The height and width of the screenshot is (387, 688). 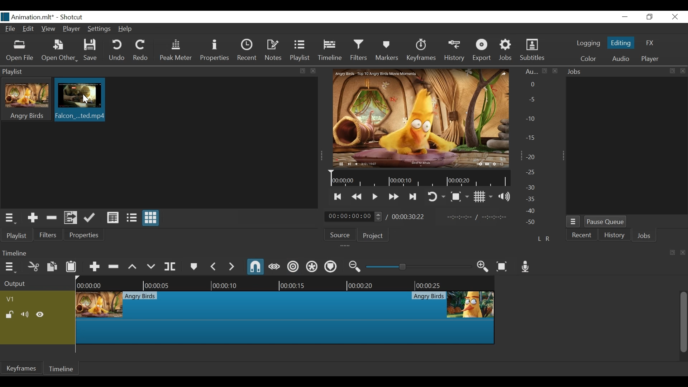 I want to click on Jobs Menu, so click(x=574, y=222).